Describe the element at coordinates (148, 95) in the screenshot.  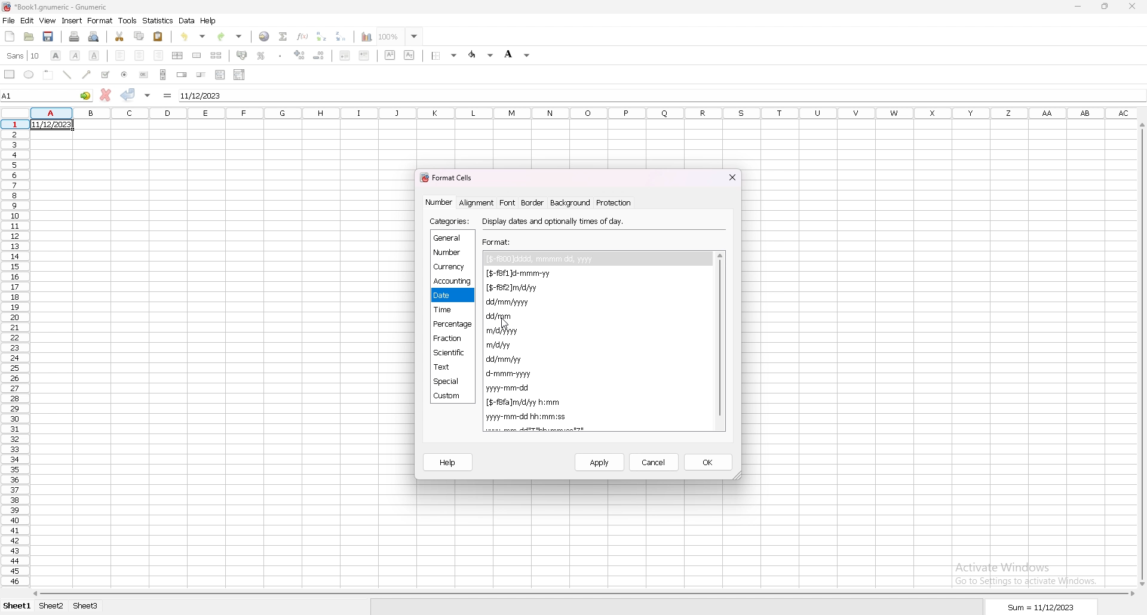
I see `accept changes in all cells` at that location.